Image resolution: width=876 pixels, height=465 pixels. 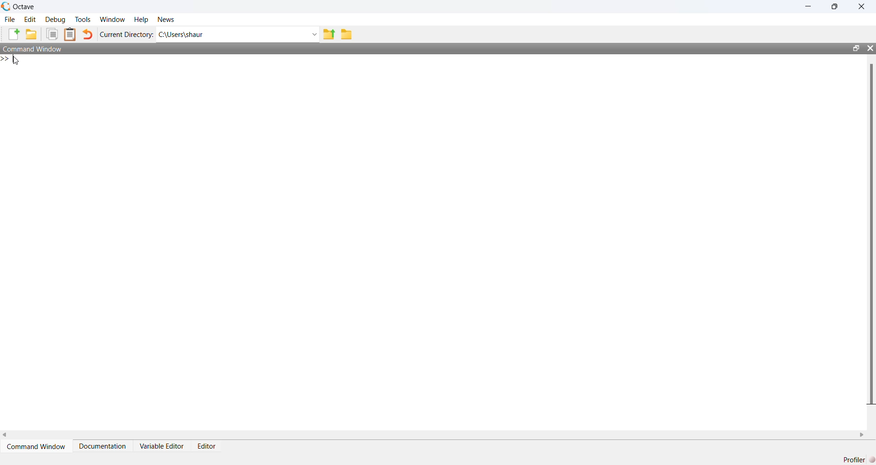 I want to click on copy, so click(x=52, y=34).